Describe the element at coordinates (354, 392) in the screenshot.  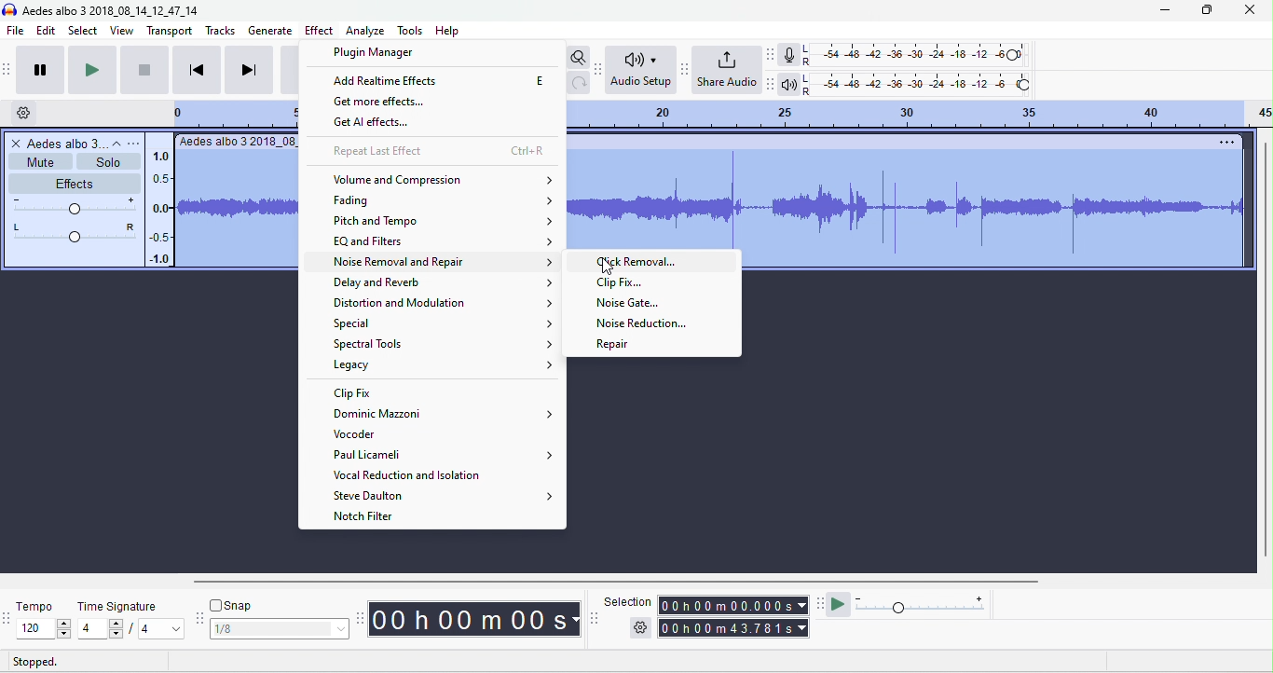
I see `clip fix` at that location.